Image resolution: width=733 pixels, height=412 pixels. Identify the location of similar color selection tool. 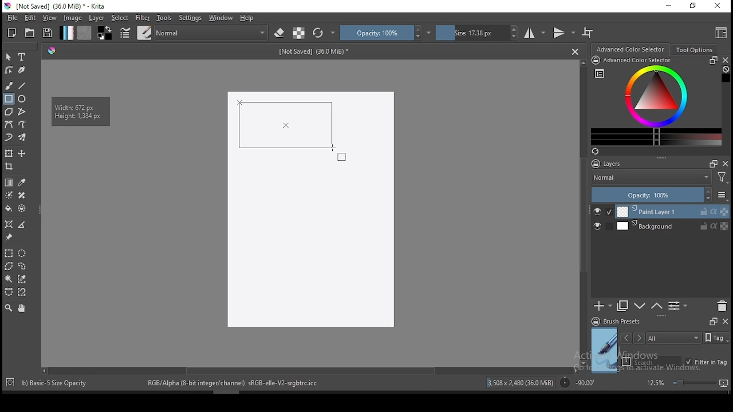
(23, 279).